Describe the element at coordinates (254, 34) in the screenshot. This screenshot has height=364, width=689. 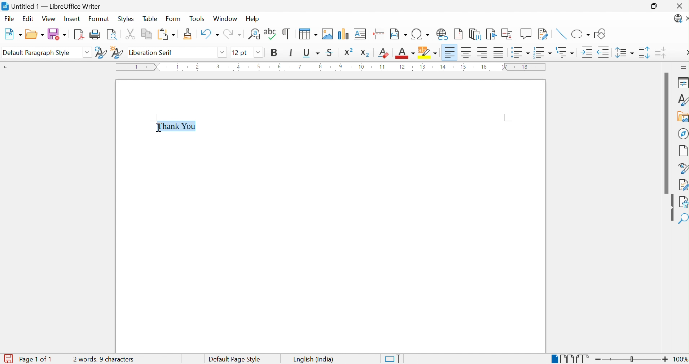
I see `Find and Replace` at that location.